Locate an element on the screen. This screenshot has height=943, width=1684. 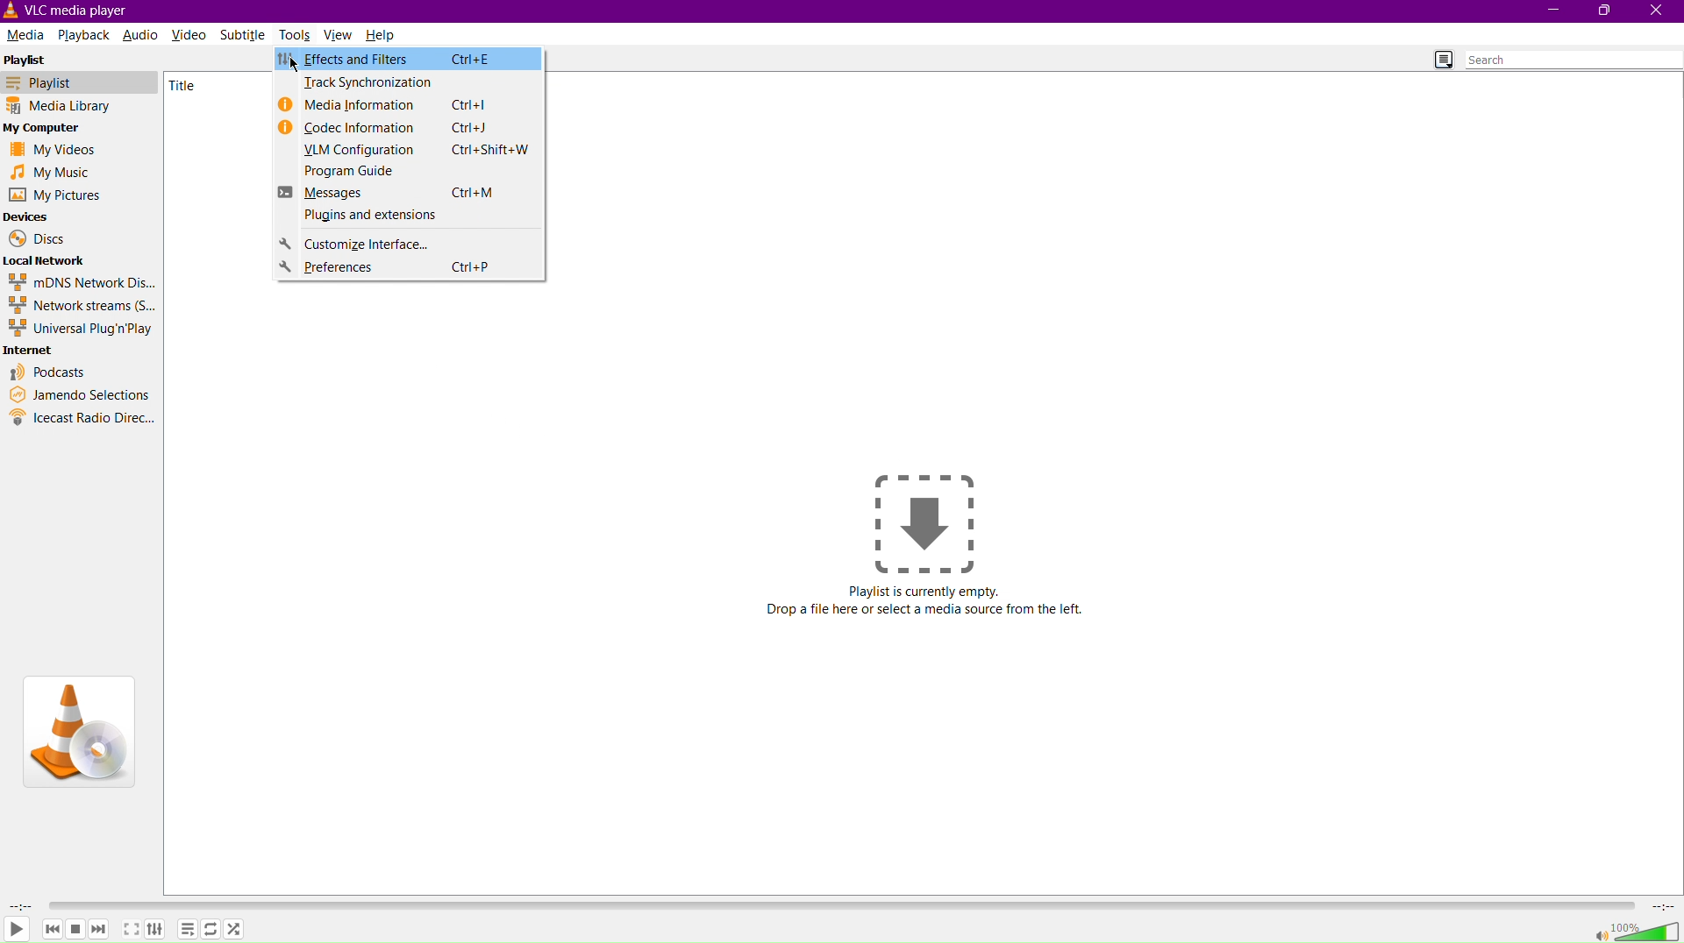
Shuffle is located at coordinates (236, 930).